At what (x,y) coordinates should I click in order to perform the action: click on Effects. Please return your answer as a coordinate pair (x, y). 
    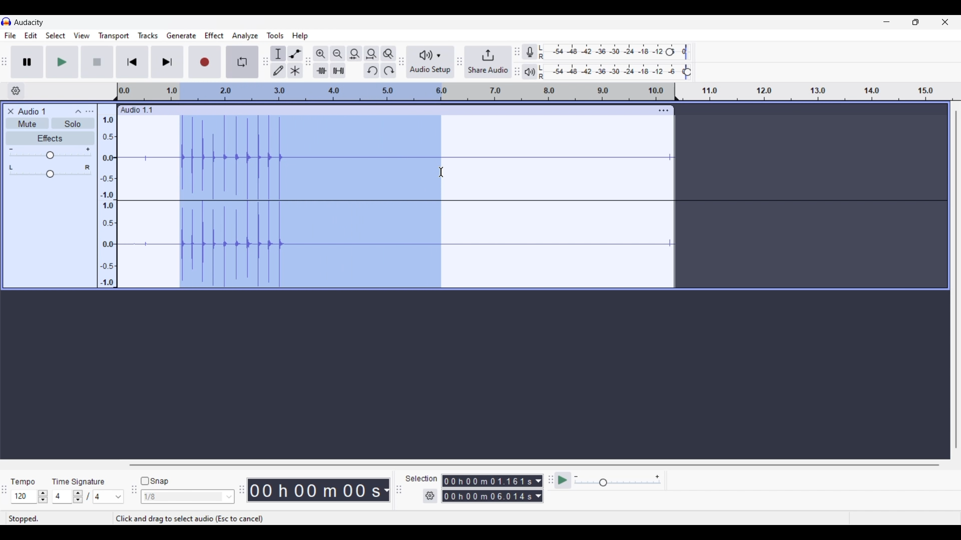
    Looking at the image, I should click on (50, 138).